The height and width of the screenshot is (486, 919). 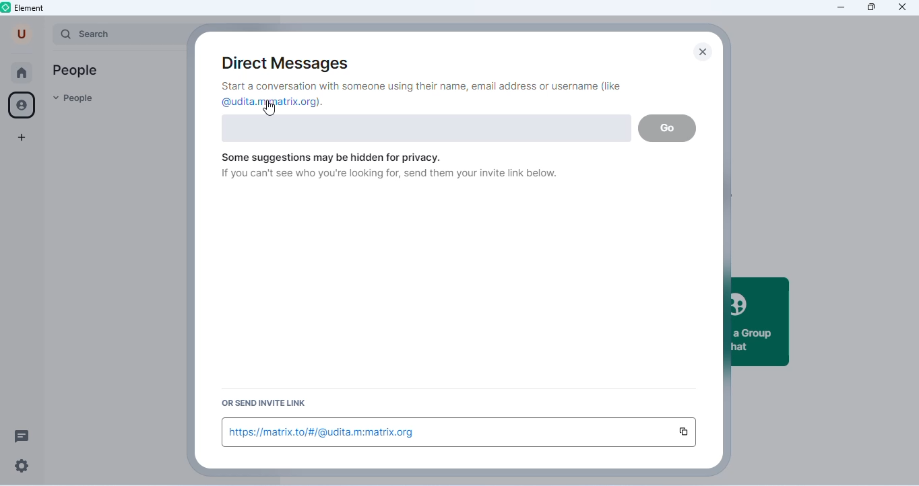 I want to click on Element, so click(x=24, y=8).